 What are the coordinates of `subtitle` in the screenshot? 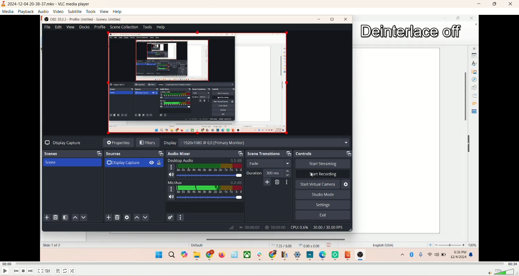 It's located at (75, 12).